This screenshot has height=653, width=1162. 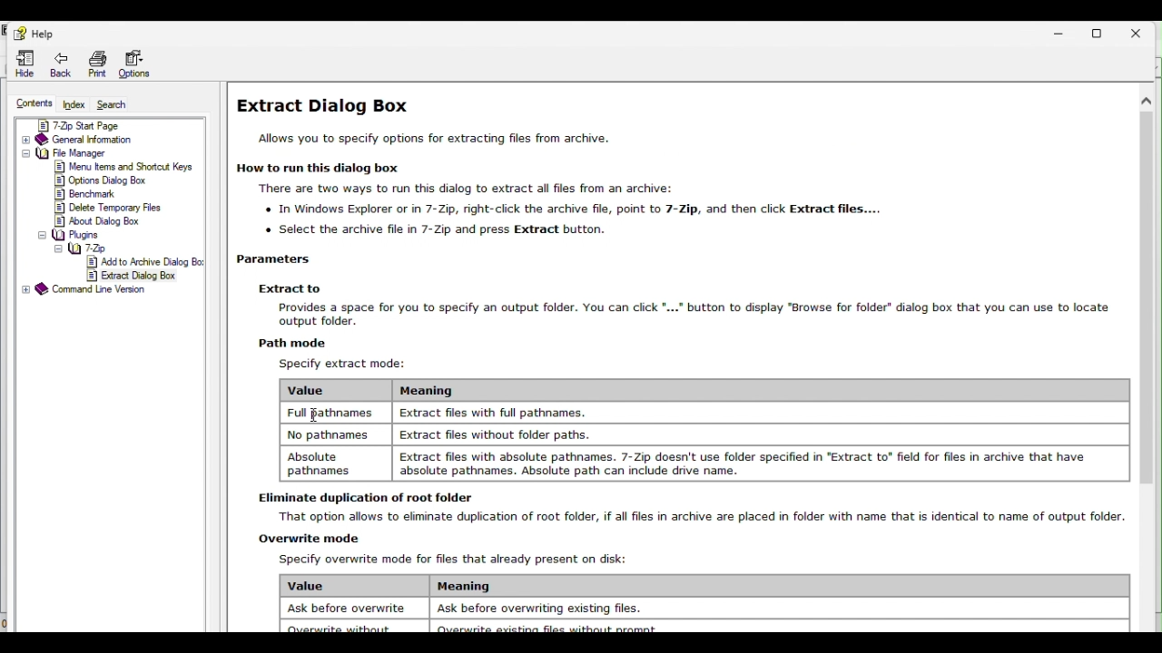 What do you see at coordinates (1147, 359) in the screenshot?
I see `Scrollbar` at bounding box center [1147, 359].